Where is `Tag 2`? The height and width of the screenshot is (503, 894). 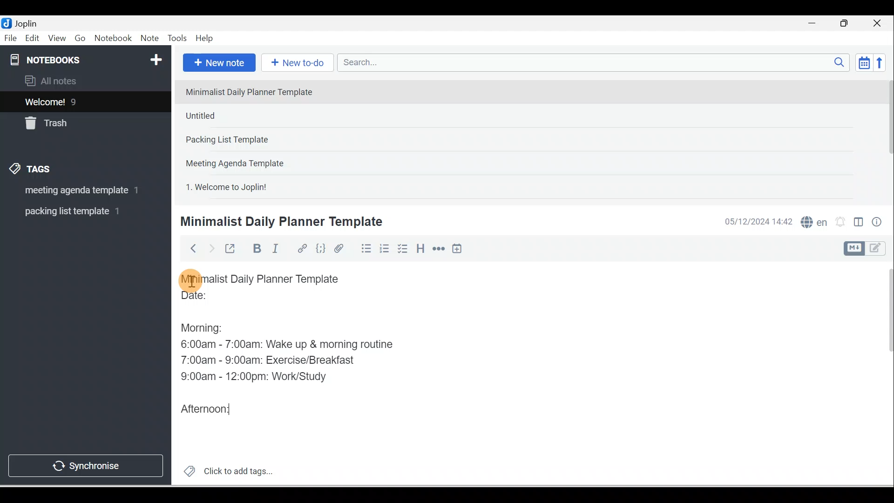
Tag 2 is located at coordinates (79, 211).